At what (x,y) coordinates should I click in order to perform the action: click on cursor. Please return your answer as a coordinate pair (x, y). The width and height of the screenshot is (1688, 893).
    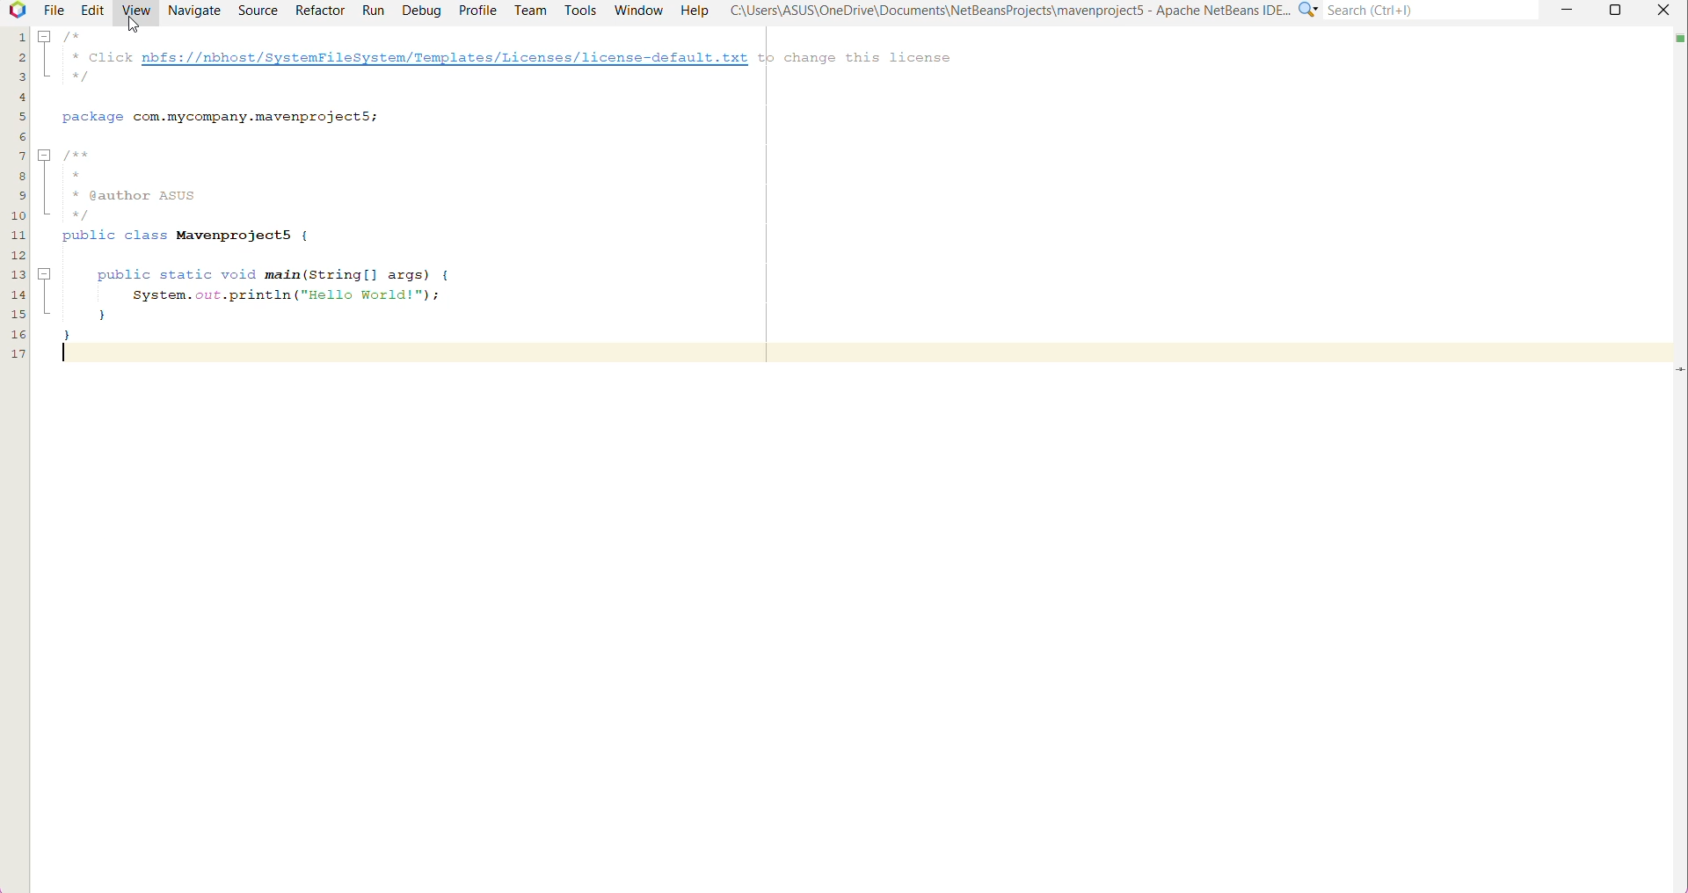
    Looking at the image, I should click on (139, 28).